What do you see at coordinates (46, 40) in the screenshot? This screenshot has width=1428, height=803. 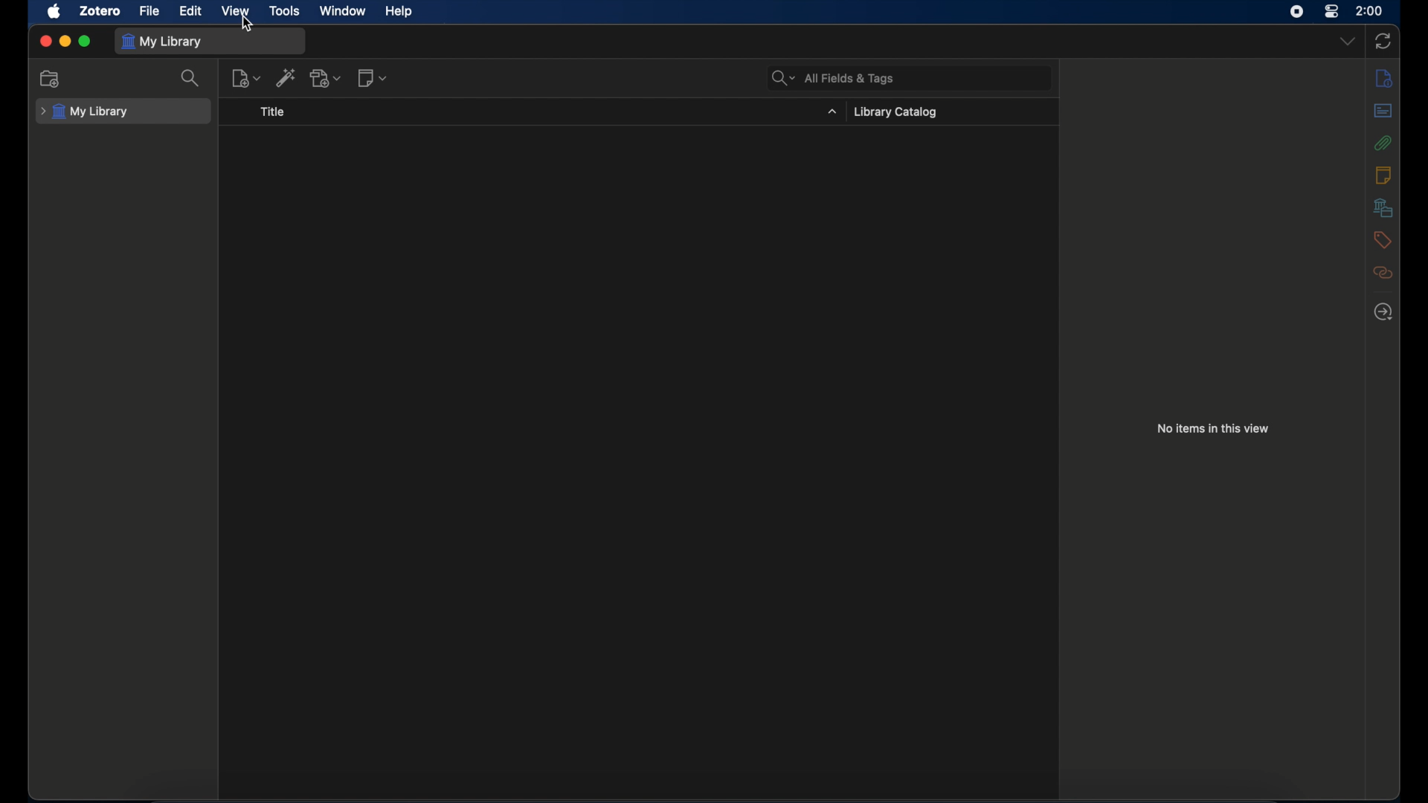 I see `close` at bounding box center [46, 40].